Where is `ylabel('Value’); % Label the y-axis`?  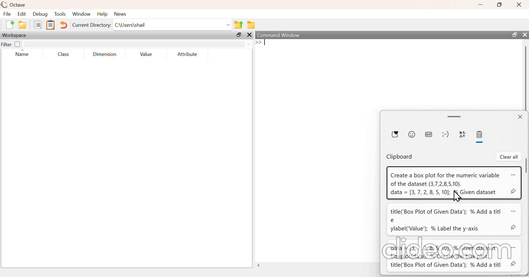 ylabel('Value’); % Label the y-axis is located at coordinates (433, 229).